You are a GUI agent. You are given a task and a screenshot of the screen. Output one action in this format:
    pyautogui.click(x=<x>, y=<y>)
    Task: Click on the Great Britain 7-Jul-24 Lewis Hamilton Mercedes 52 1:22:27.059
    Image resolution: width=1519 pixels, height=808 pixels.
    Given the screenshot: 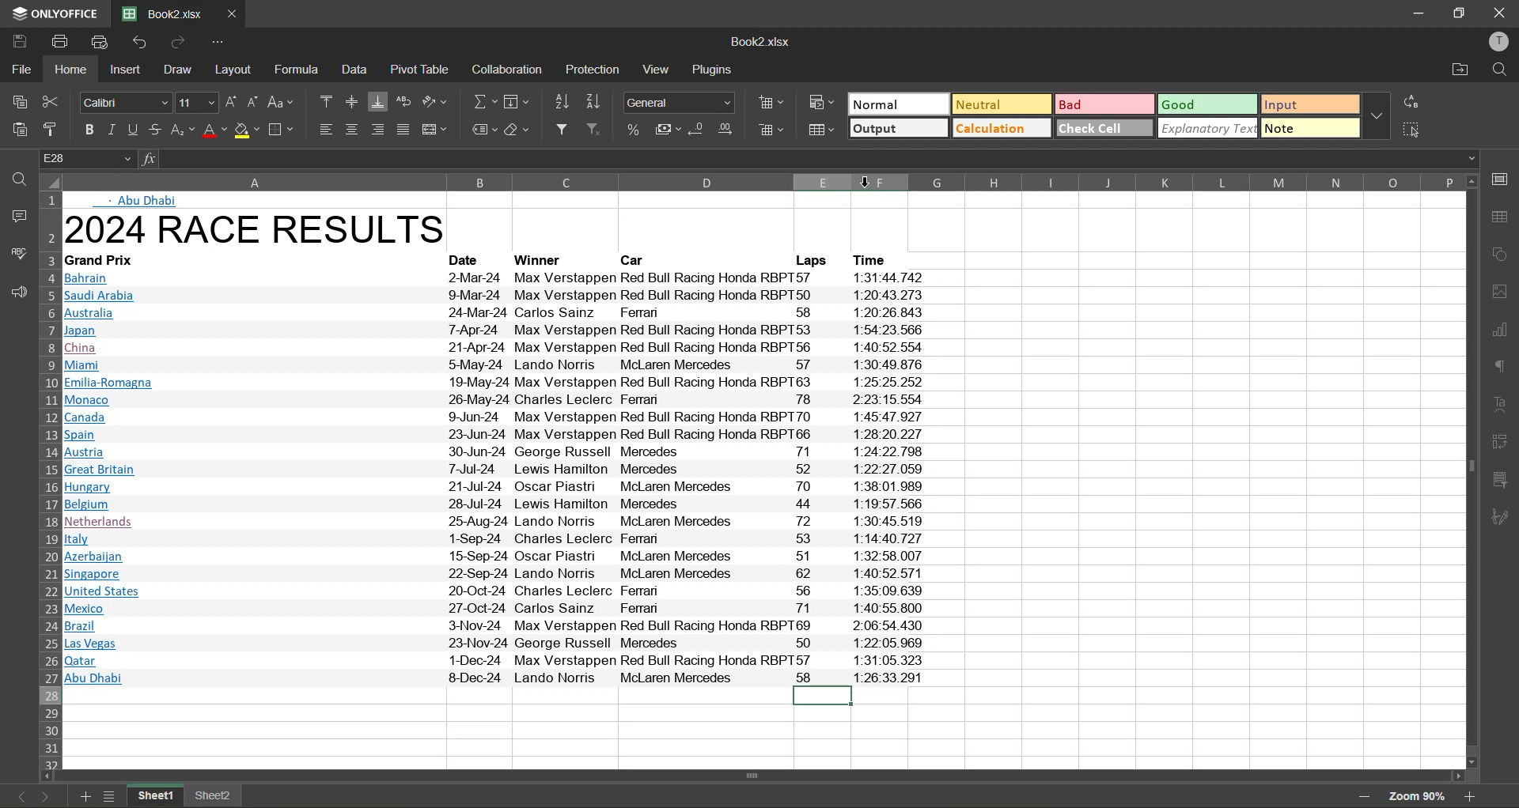 What is the action you would take?
    pyautogui.click(x=498, y=470)
    